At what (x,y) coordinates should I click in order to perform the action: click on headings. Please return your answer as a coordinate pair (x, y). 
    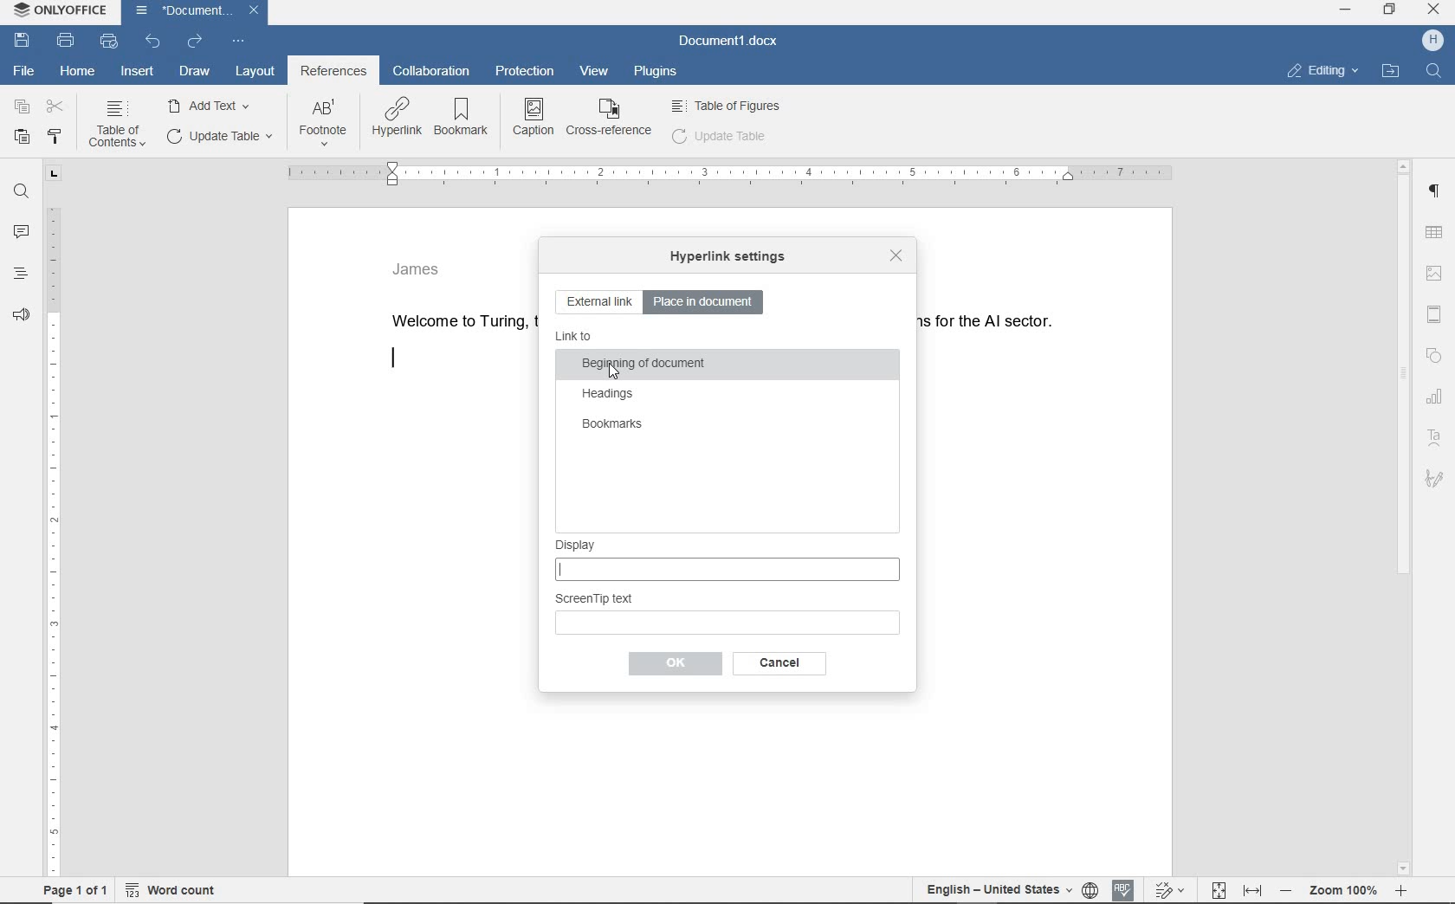
    Looking at the image, I should click on (20, 278).